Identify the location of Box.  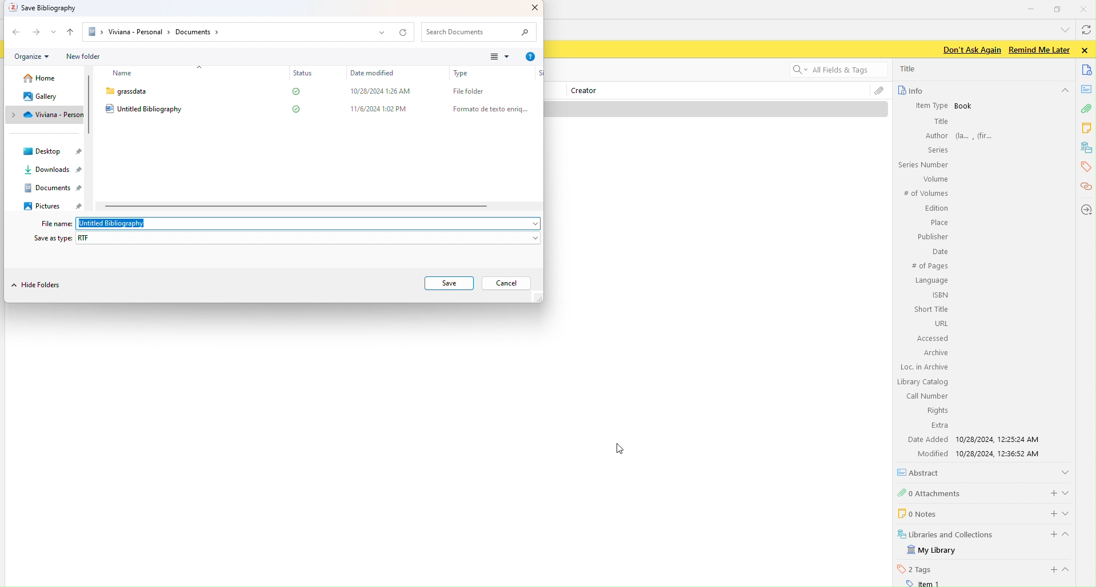
(1058, 9).